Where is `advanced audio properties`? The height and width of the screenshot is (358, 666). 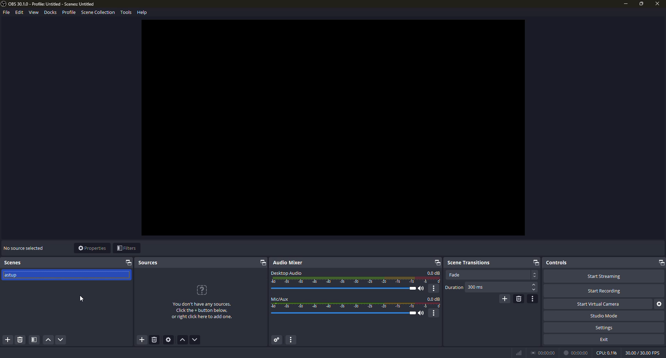 advanced audio properties is located at coordinates (276, 340).